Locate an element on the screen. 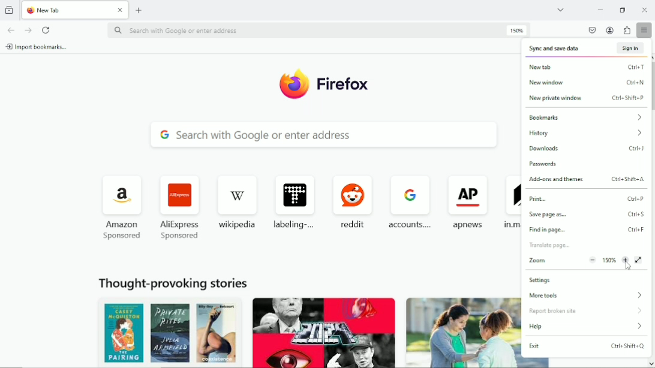  Bookmarks is located at coordinates (583, 118).